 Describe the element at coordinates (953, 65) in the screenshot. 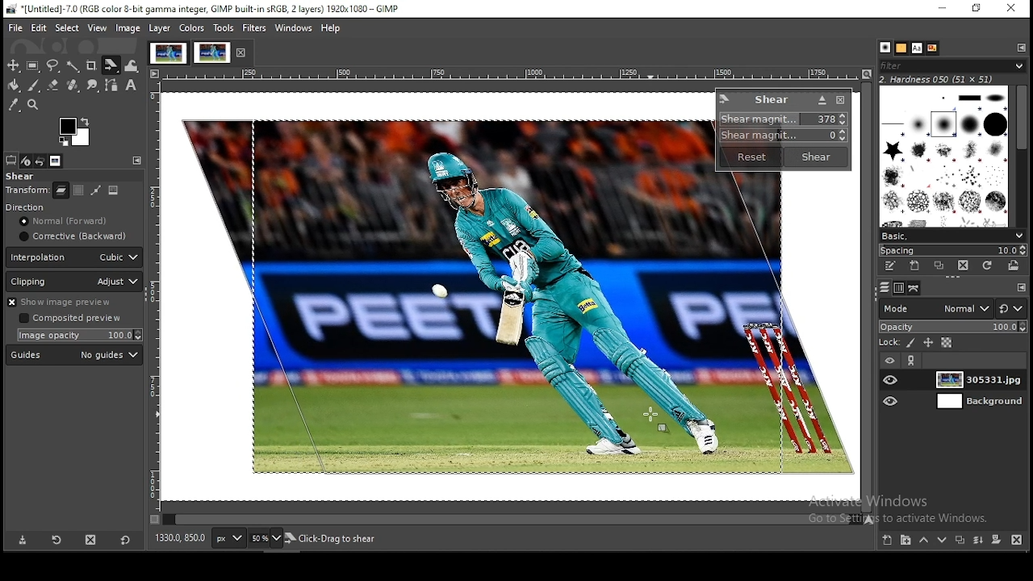

I see `filter` at that location.